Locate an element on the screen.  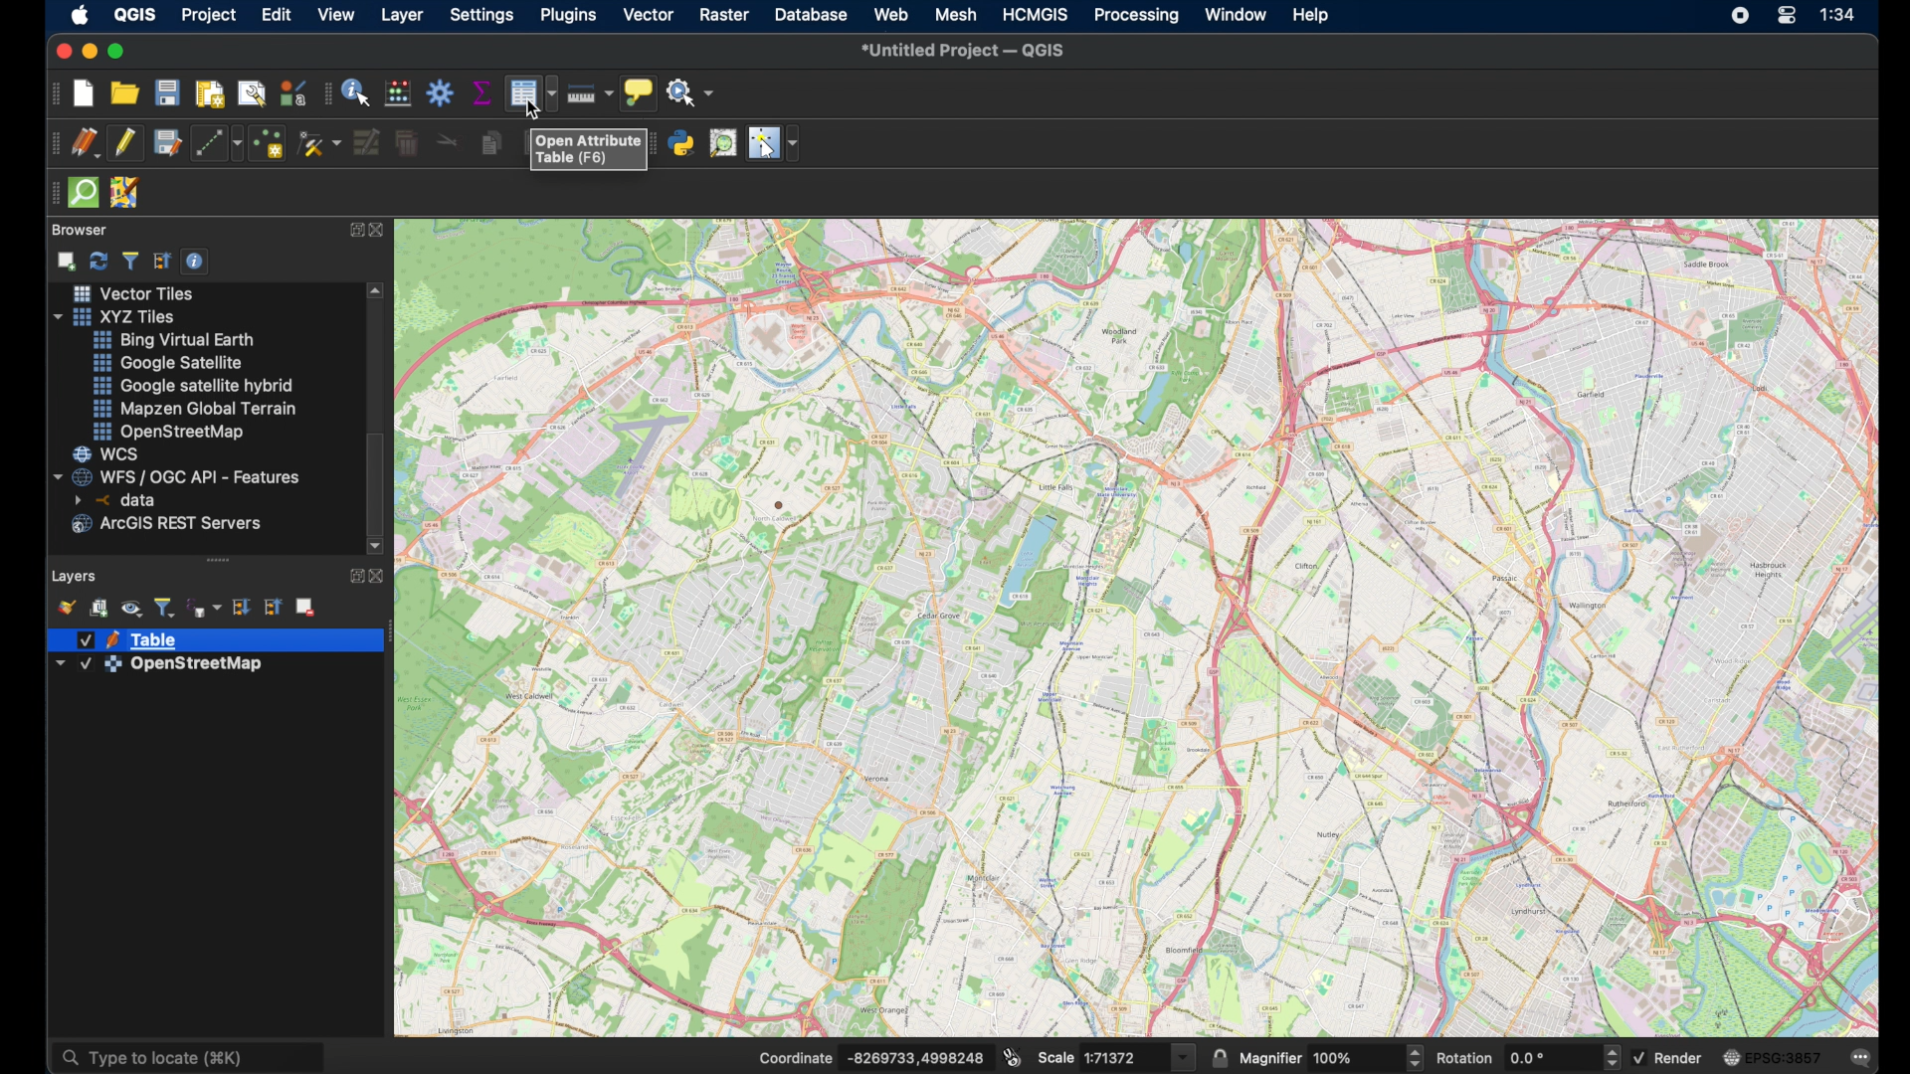
browser is located at coordinates (82, 229).